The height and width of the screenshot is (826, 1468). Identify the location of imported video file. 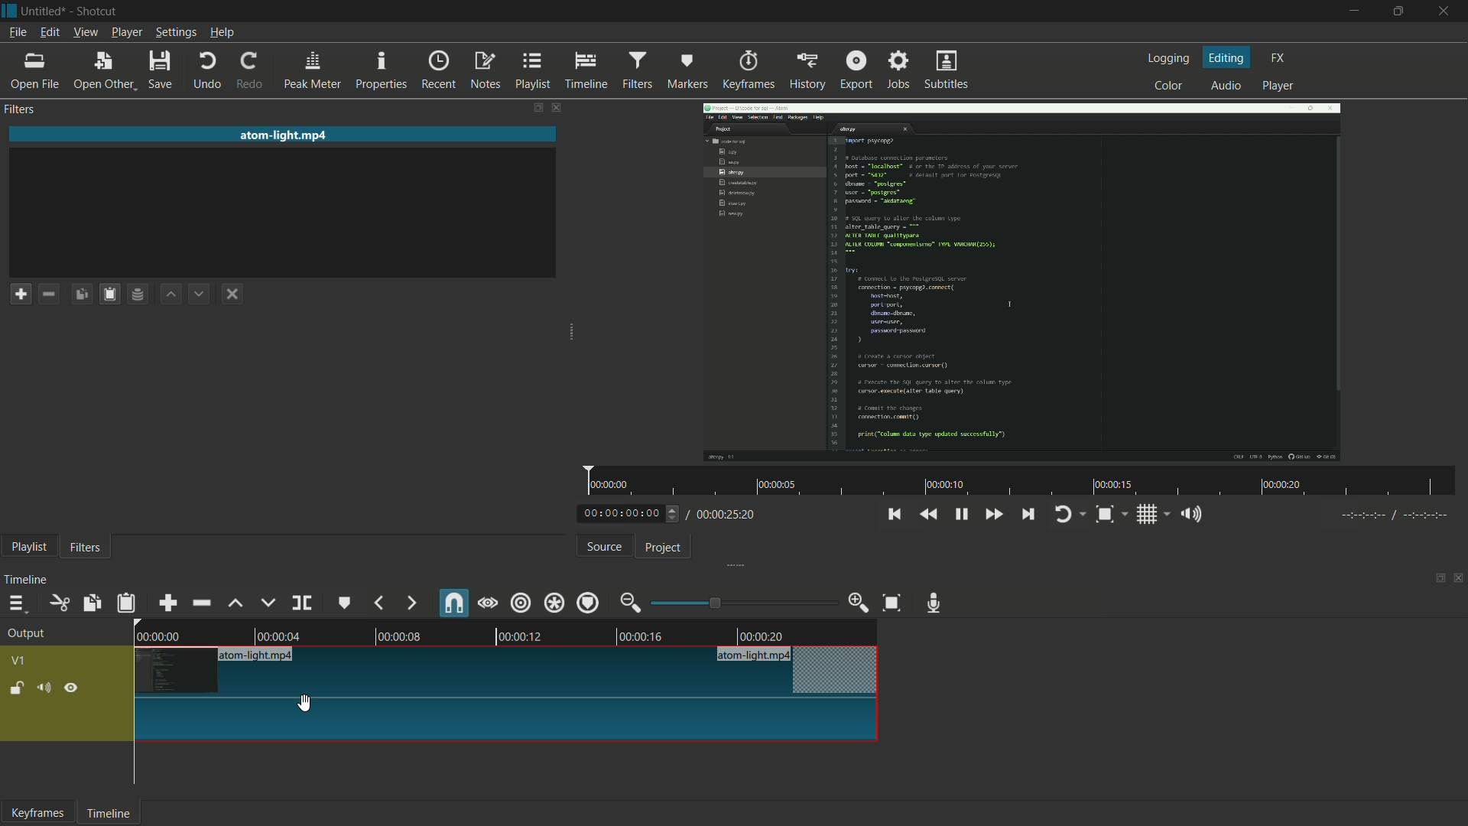
(1024, 280).